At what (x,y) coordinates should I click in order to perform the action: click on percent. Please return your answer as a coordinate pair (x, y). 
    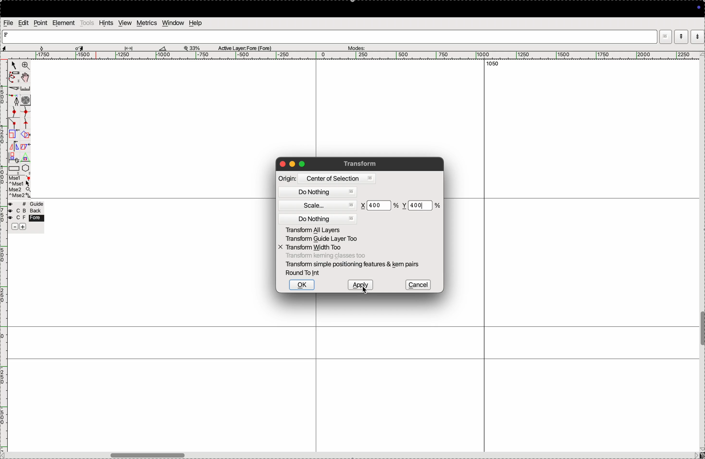
    Looking at the image, I should click on (437, 205).